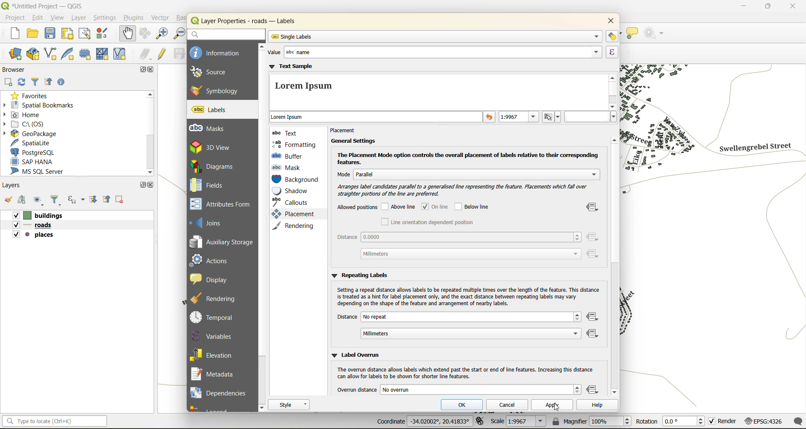 This screenshot has height=429, width=806. What do you see at coordinates (46, 106) in the screenshot?
I see `spatial bookmarks` at bounding box center [46, 106].